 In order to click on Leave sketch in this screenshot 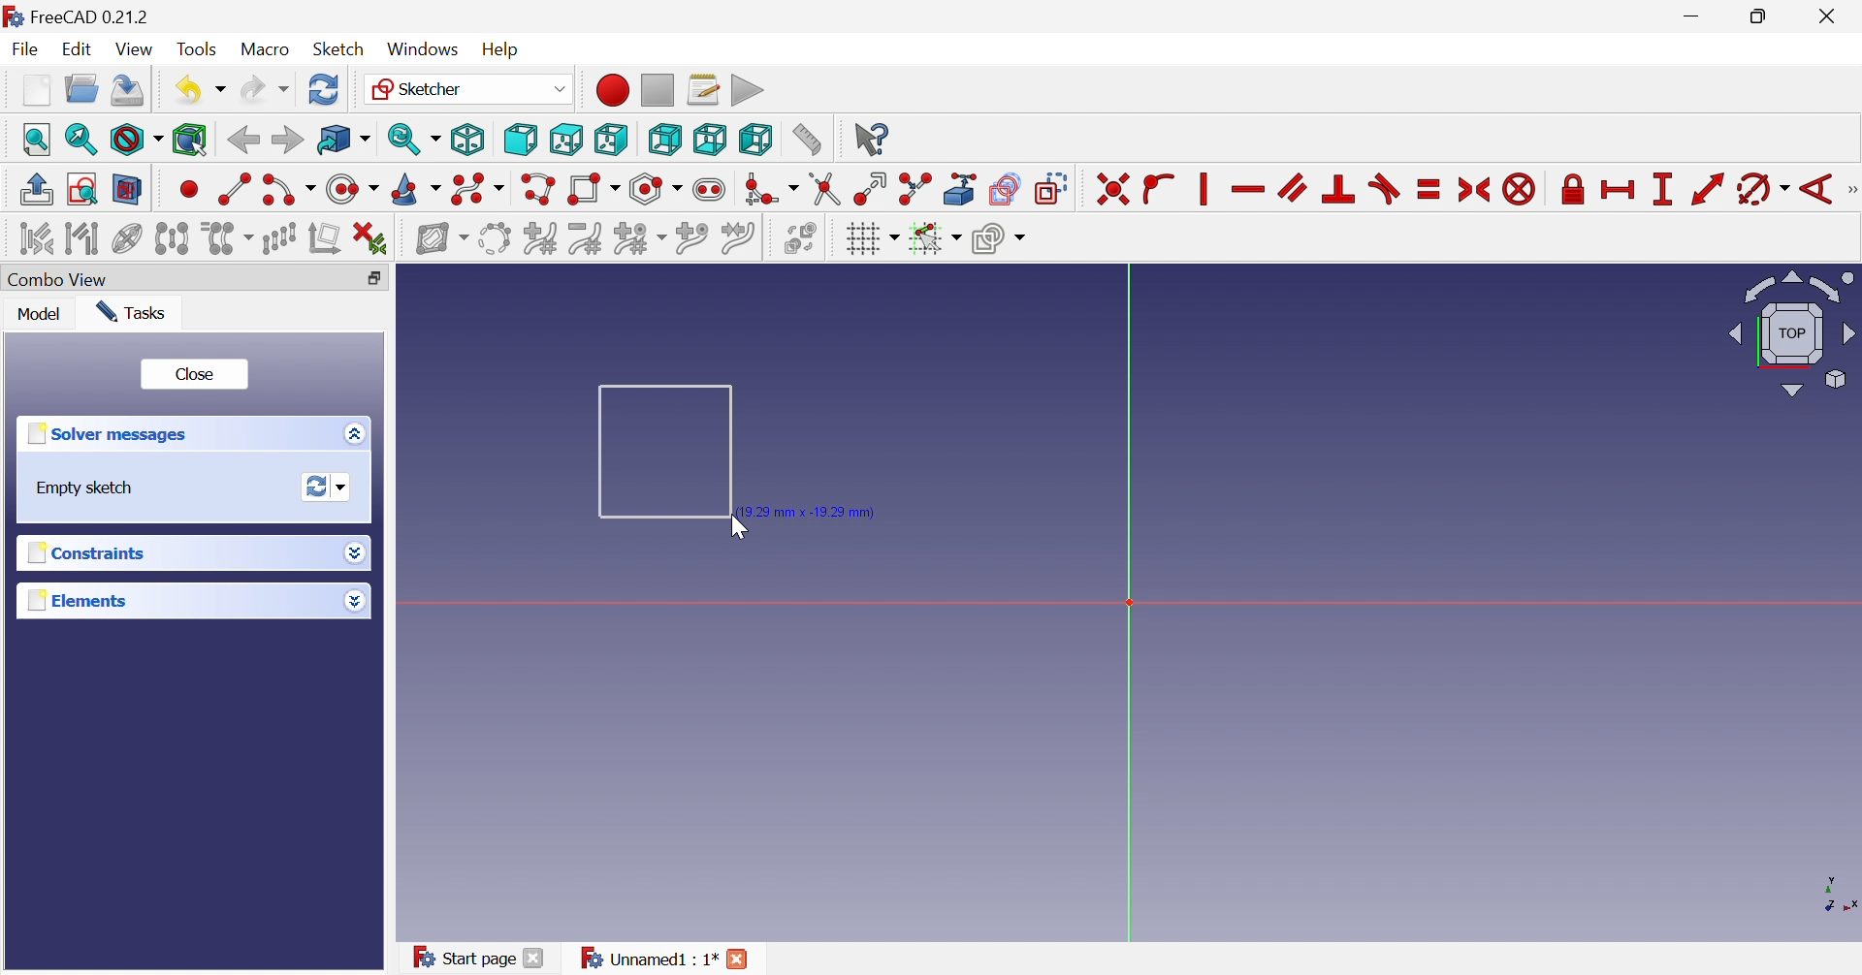, I will do `click(35, 189)`.